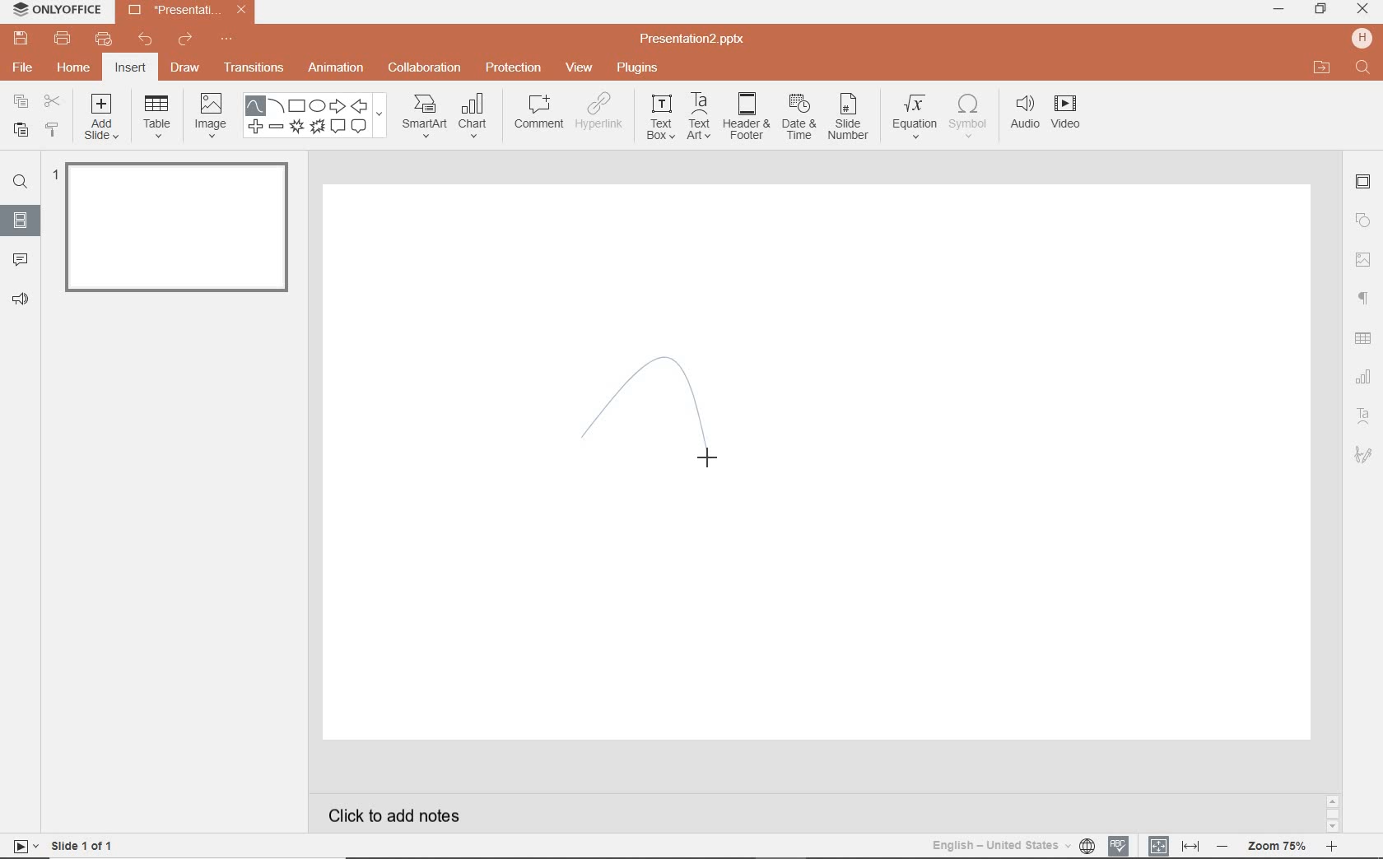 This screenshot has height=859, width=1383. I want to click on VIEW, so click(580, 67).